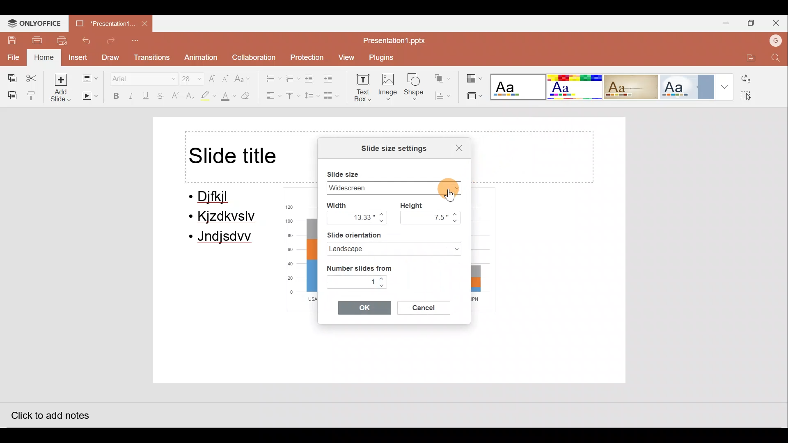 This screenshot has width=788, height=443. What do you see at coordinates (374, 249) in the screenshot?
I see `Landscape` at bounding box center [374, 249].